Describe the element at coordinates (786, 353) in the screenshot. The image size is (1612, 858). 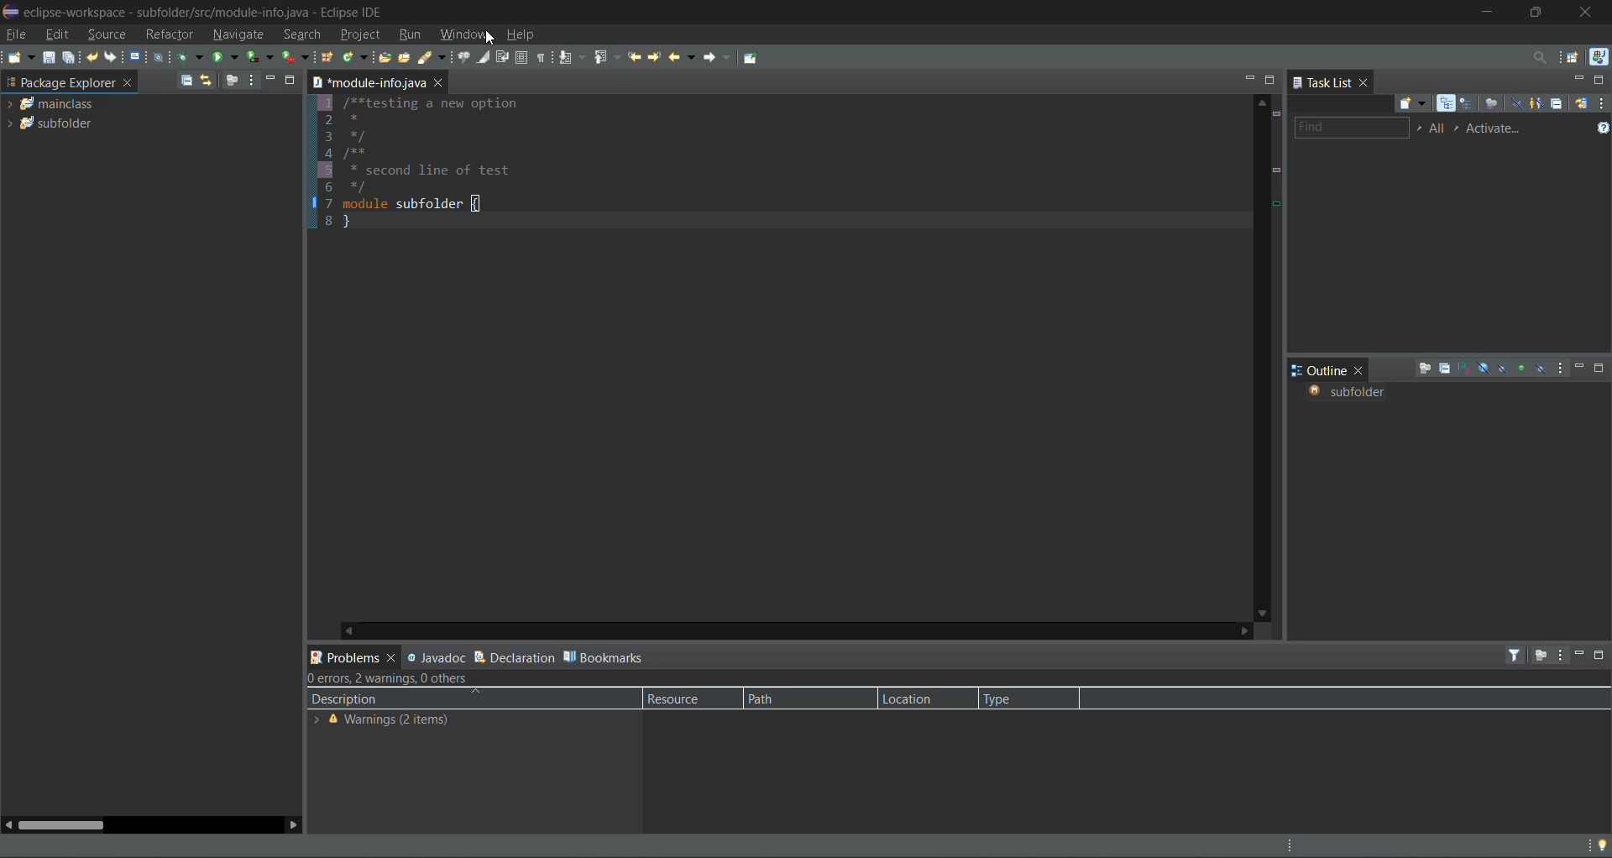
I see `code workspace` at that location.